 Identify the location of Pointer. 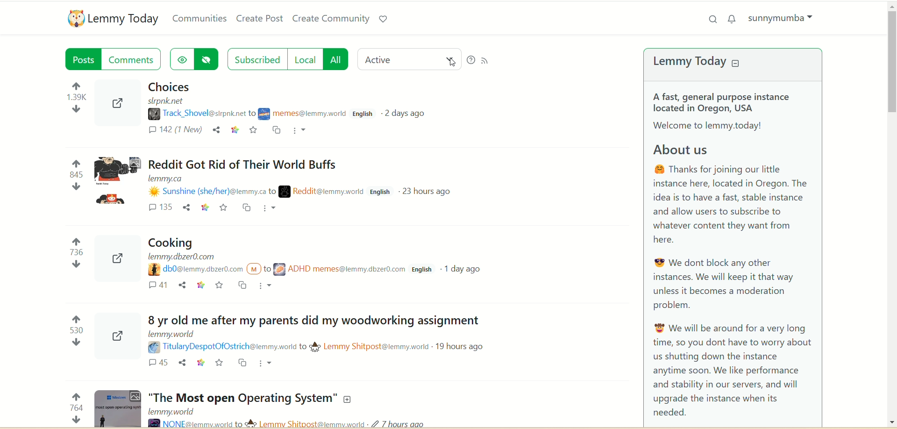
(453, 64).